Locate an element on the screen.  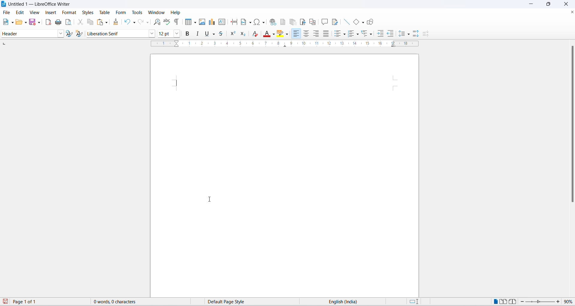
toggle formatting marks is located at coordinates (177, 22).